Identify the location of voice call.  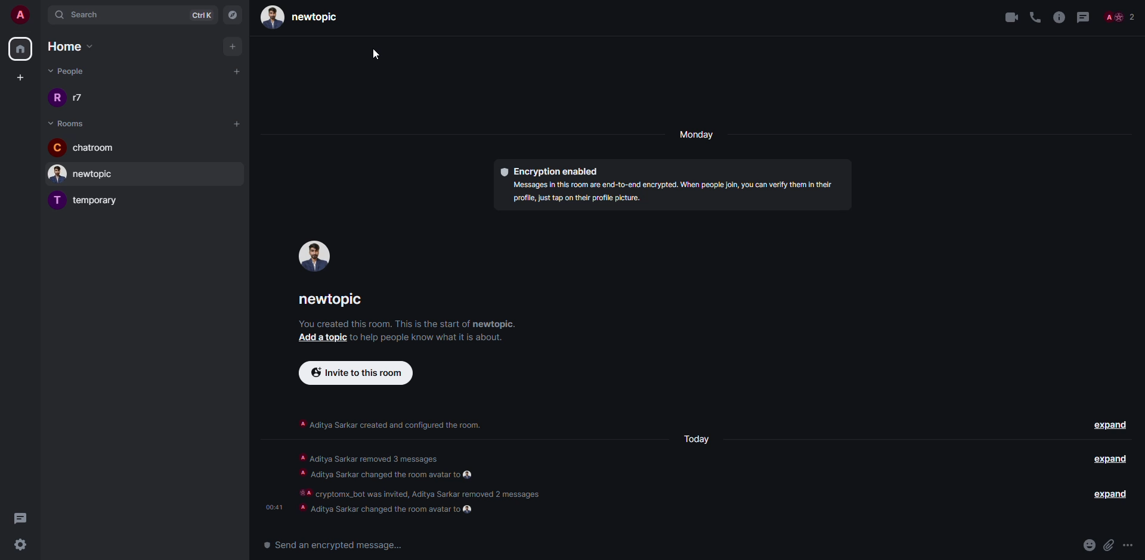
(1035, 16).